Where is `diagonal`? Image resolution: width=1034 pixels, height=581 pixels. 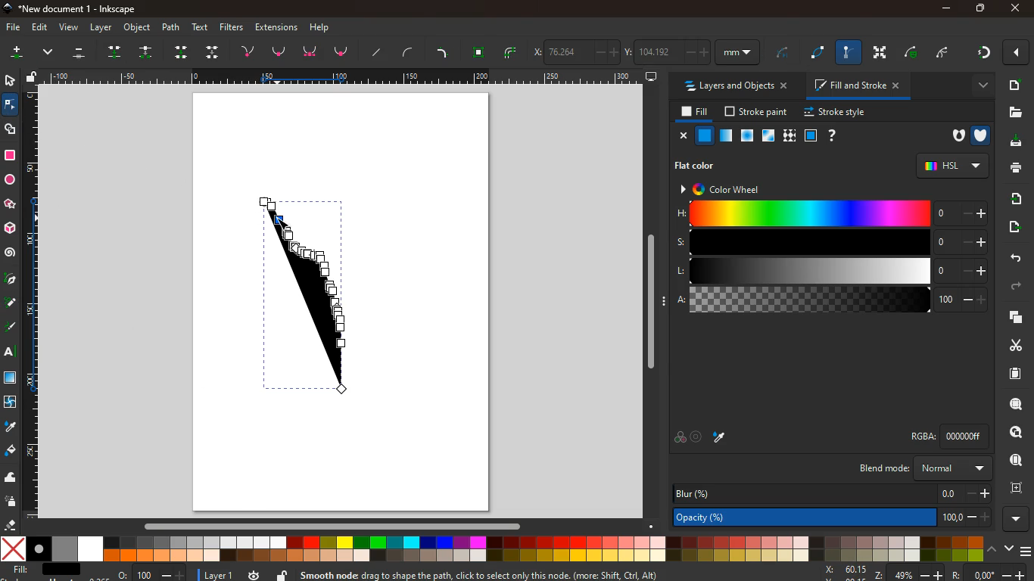
diagonal is located at coordinates (378, 52).